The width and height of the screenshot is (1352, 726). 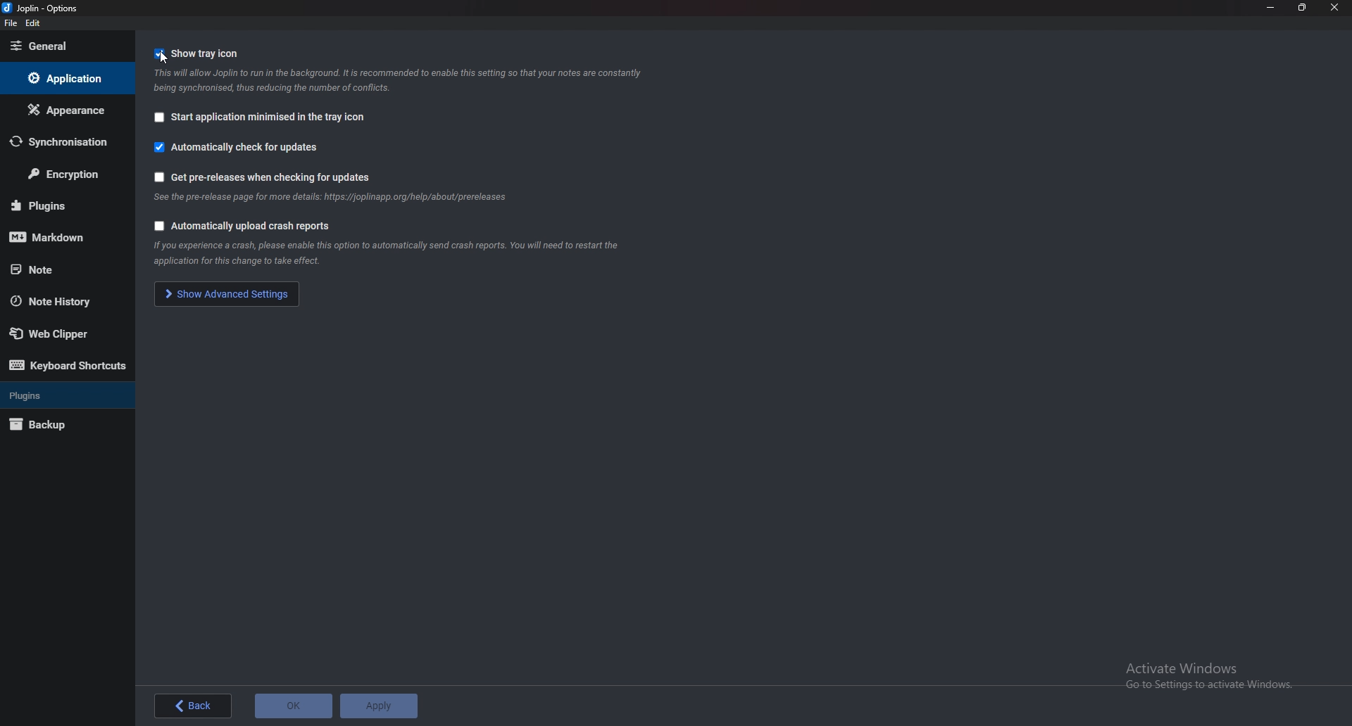 I want to click on Plugins, so click(x=60, y=395).